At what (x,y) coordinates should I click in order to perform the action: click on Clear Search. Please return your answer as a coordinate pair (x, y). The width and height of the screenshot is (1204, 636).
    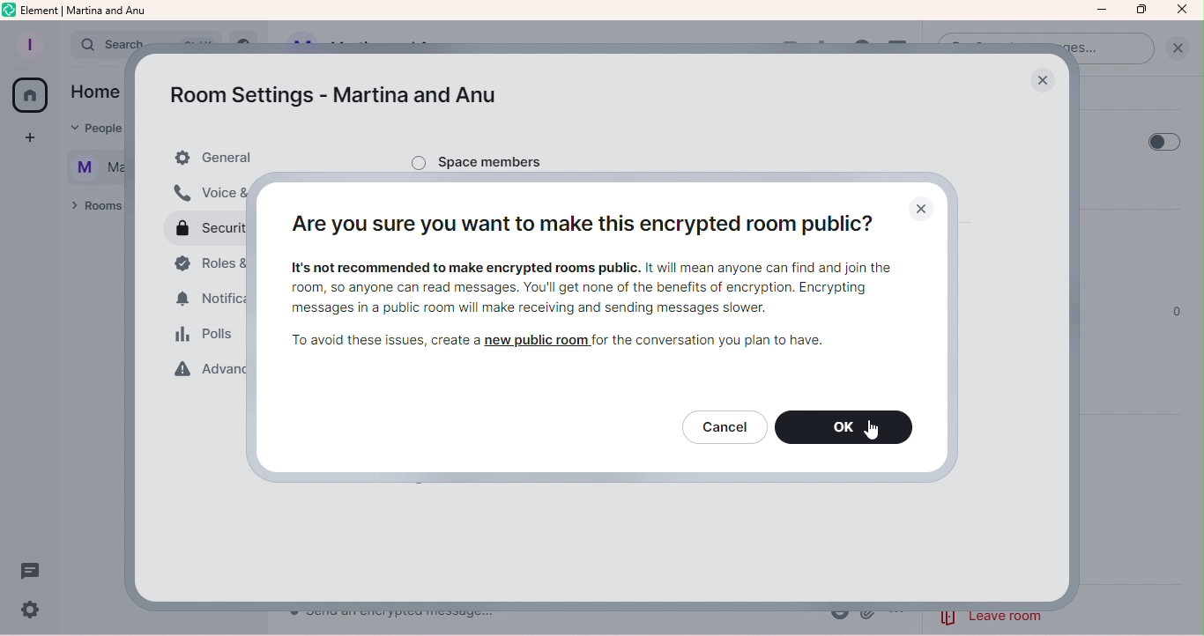
    Looking at the image, I should click on (1175, 53).